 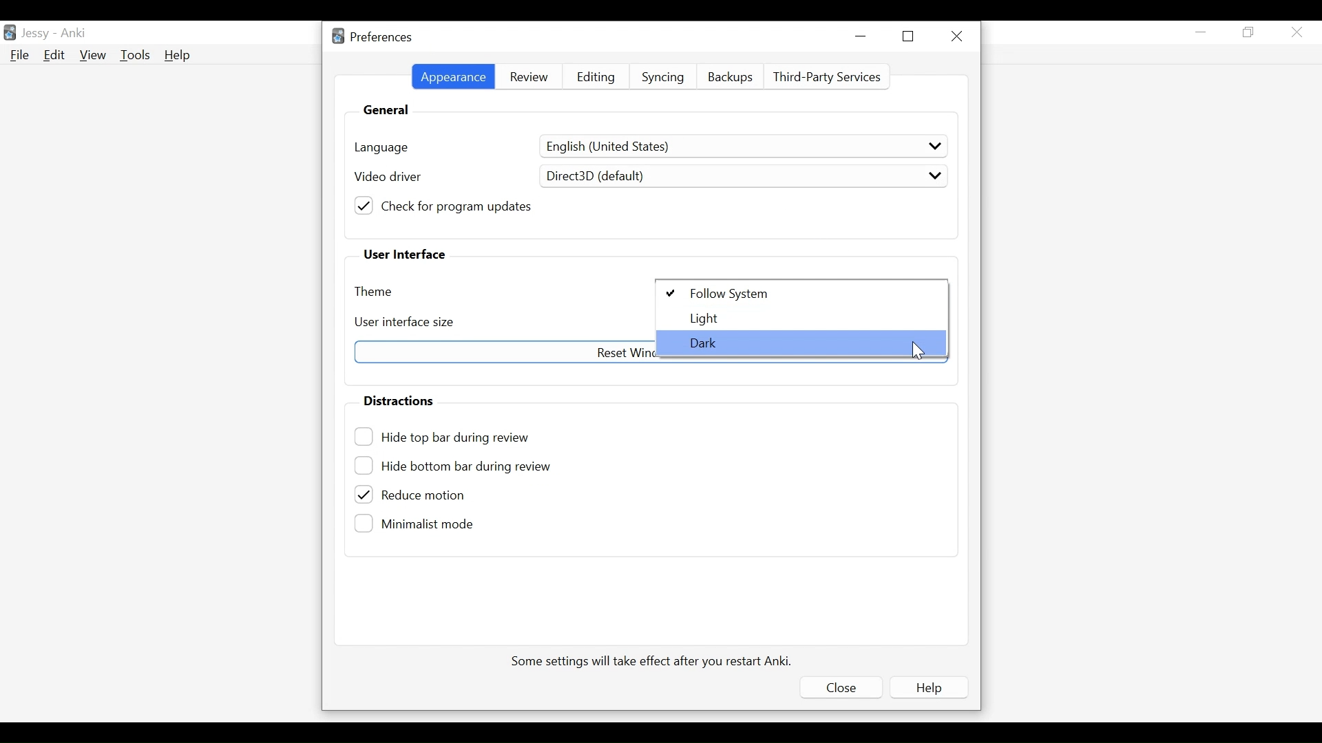 I want to click on Editing, so click(x=596, y=78).